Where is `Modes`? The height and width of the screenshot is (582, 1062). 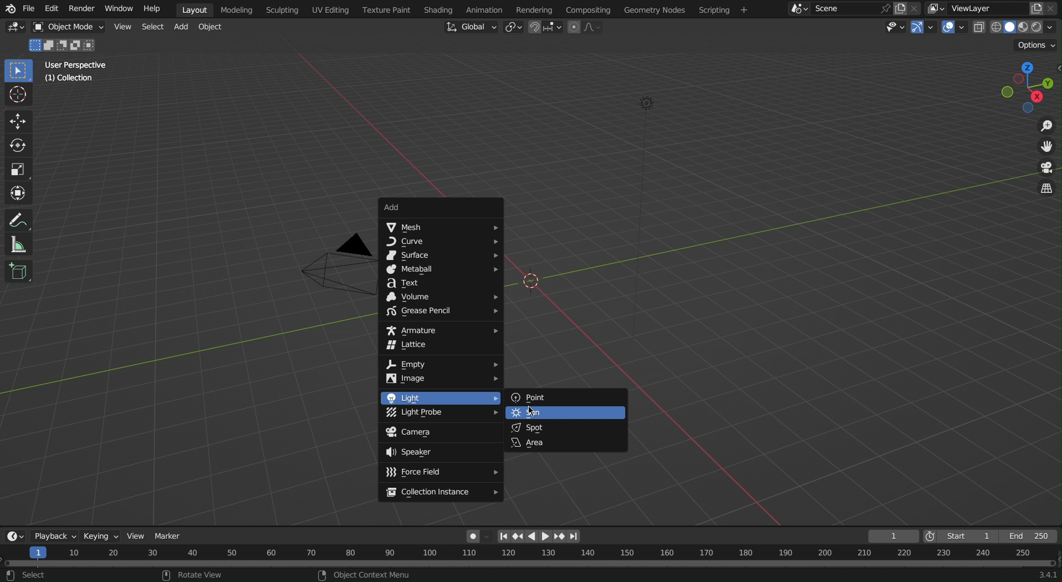 Modes is located at coordinates (65, 44).